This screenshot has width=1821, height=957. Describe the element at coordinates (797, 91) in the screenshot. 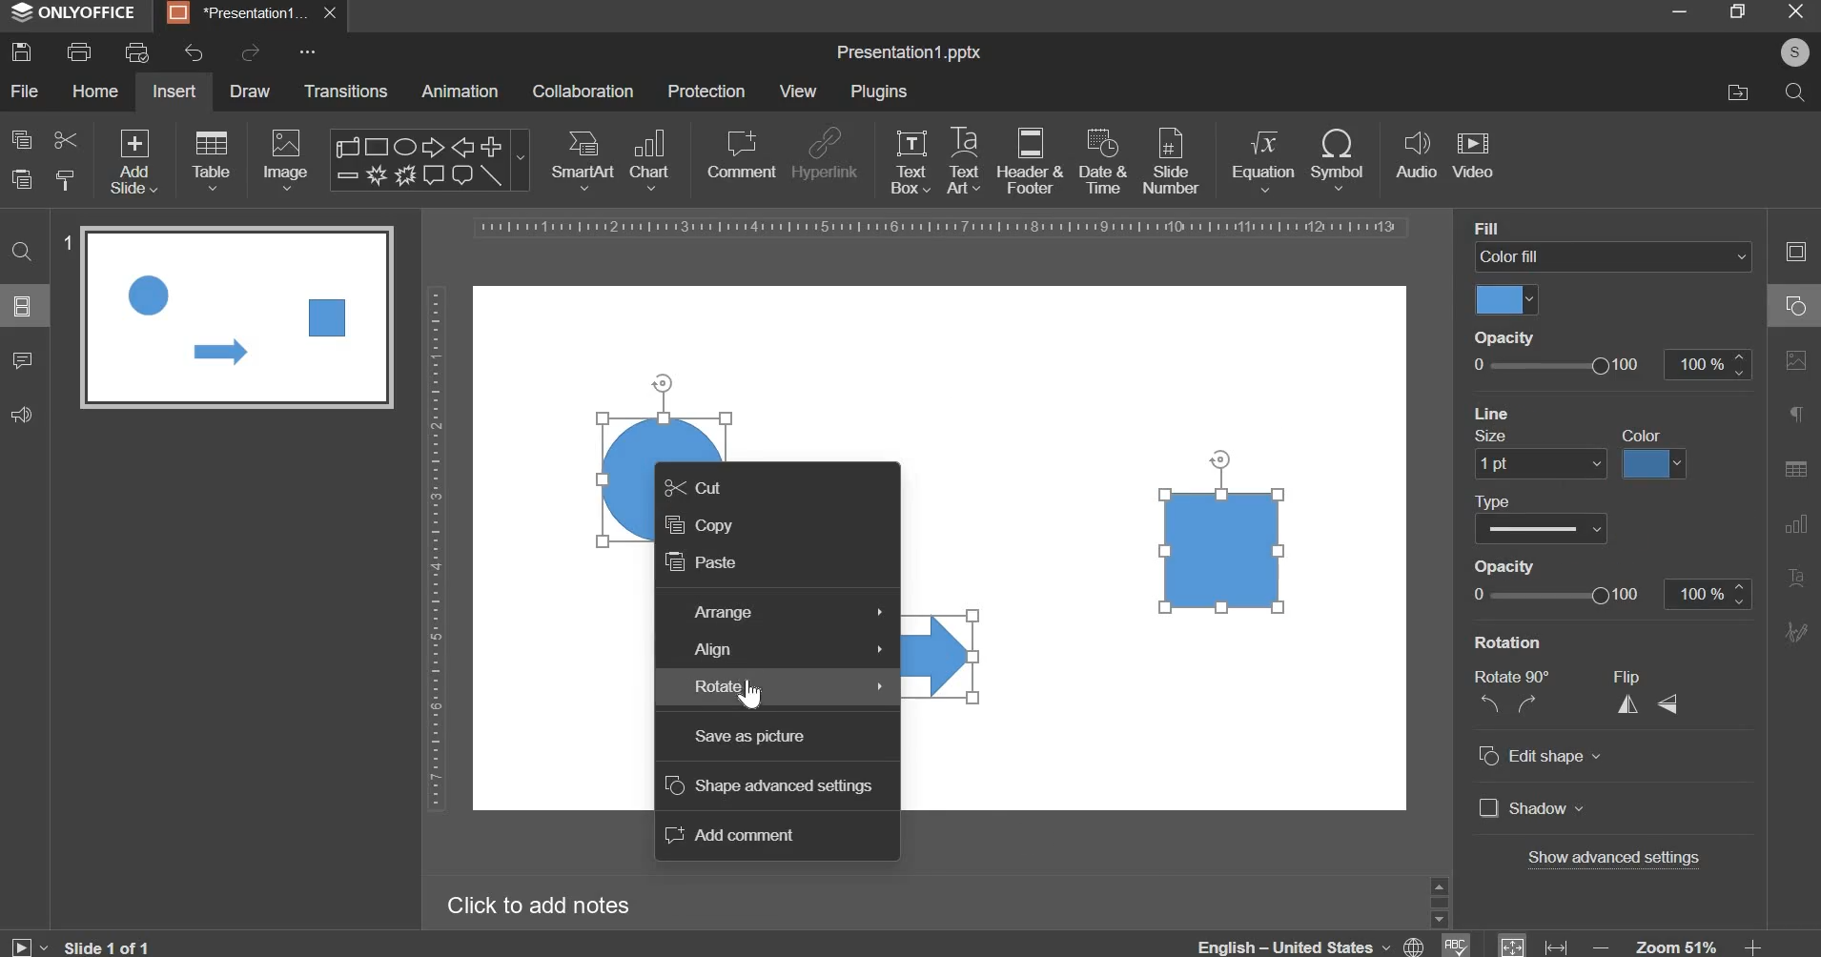

I see `view` at that location.